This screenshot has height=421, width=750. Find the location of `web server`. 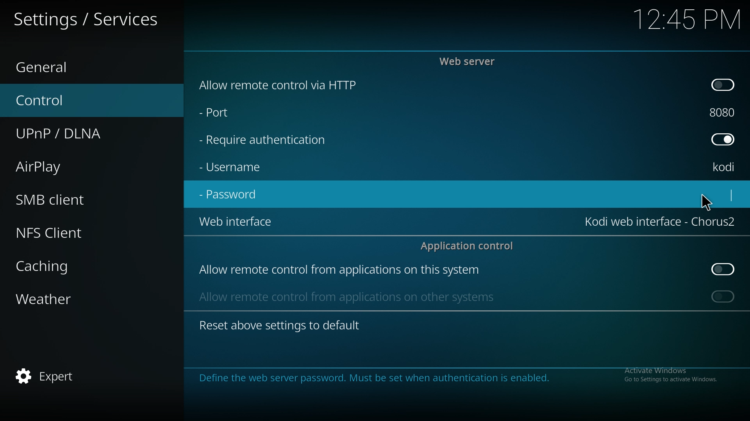

web server is located at coordinates (470, 61).